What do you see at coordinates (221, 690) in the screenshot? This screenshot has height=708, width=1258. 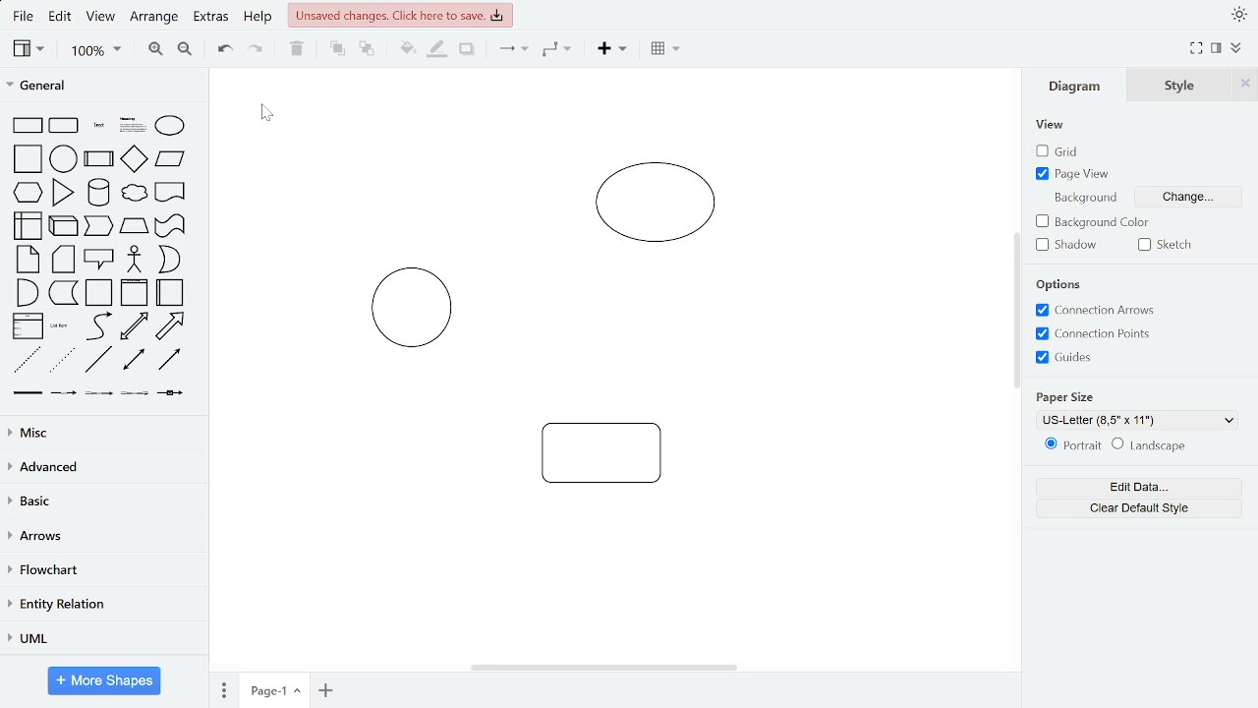 I see `pages` at bounding box center [221, 690].